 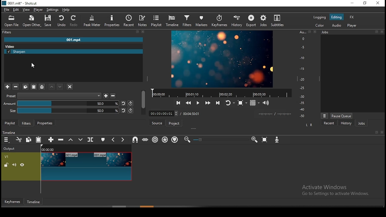 What do you see at coordinates (17, 10) in the screenshot?
I see `edit` at bounding box center [17, 10].